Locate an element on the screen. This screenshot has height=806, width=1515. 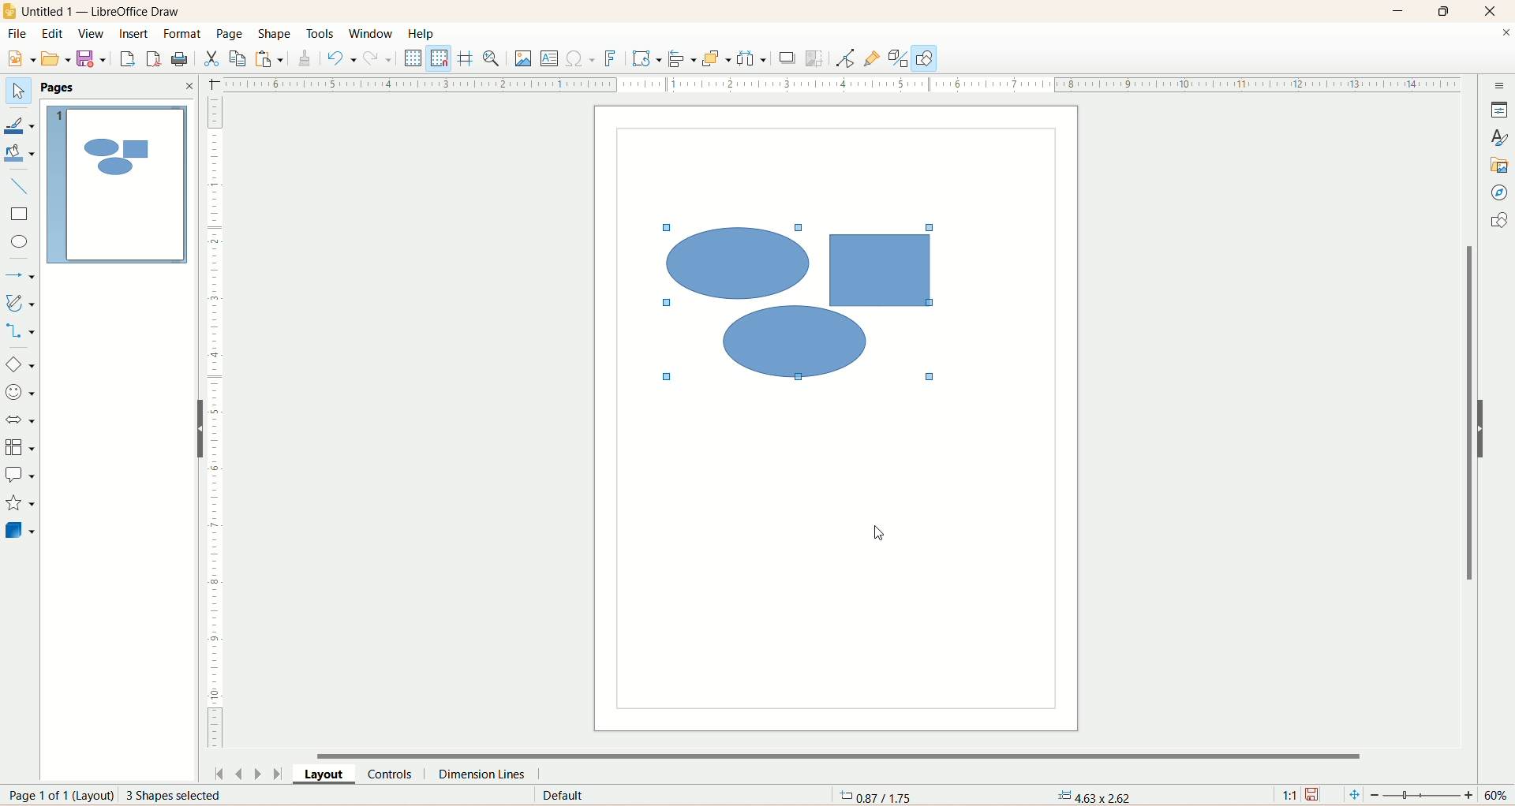
hide is located at coordinates (200, 429).